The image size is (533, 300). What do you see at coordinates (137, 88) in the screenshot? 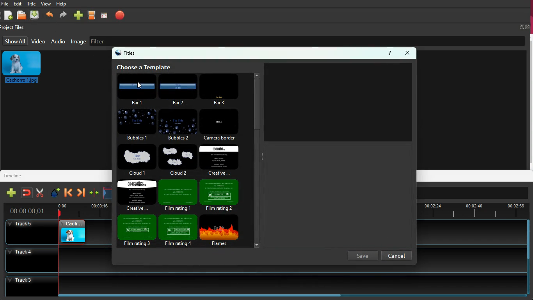
I see `bar 1` at bounding box center [137, 88].